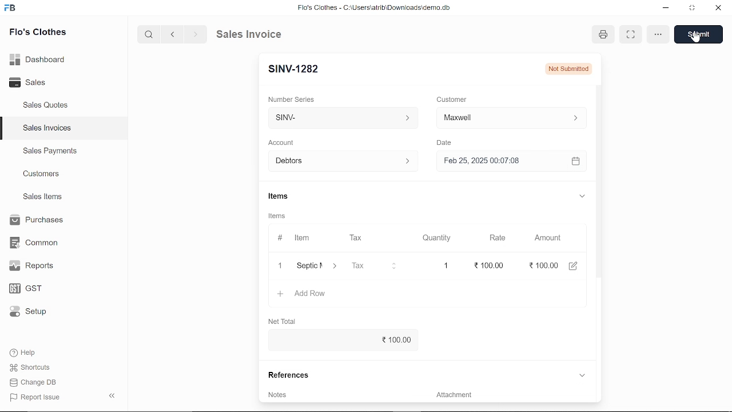 The image size is (732, 412). Describe the element at coordinates (509, 118) in the screenshot. I see `Insert Customer` at that location.